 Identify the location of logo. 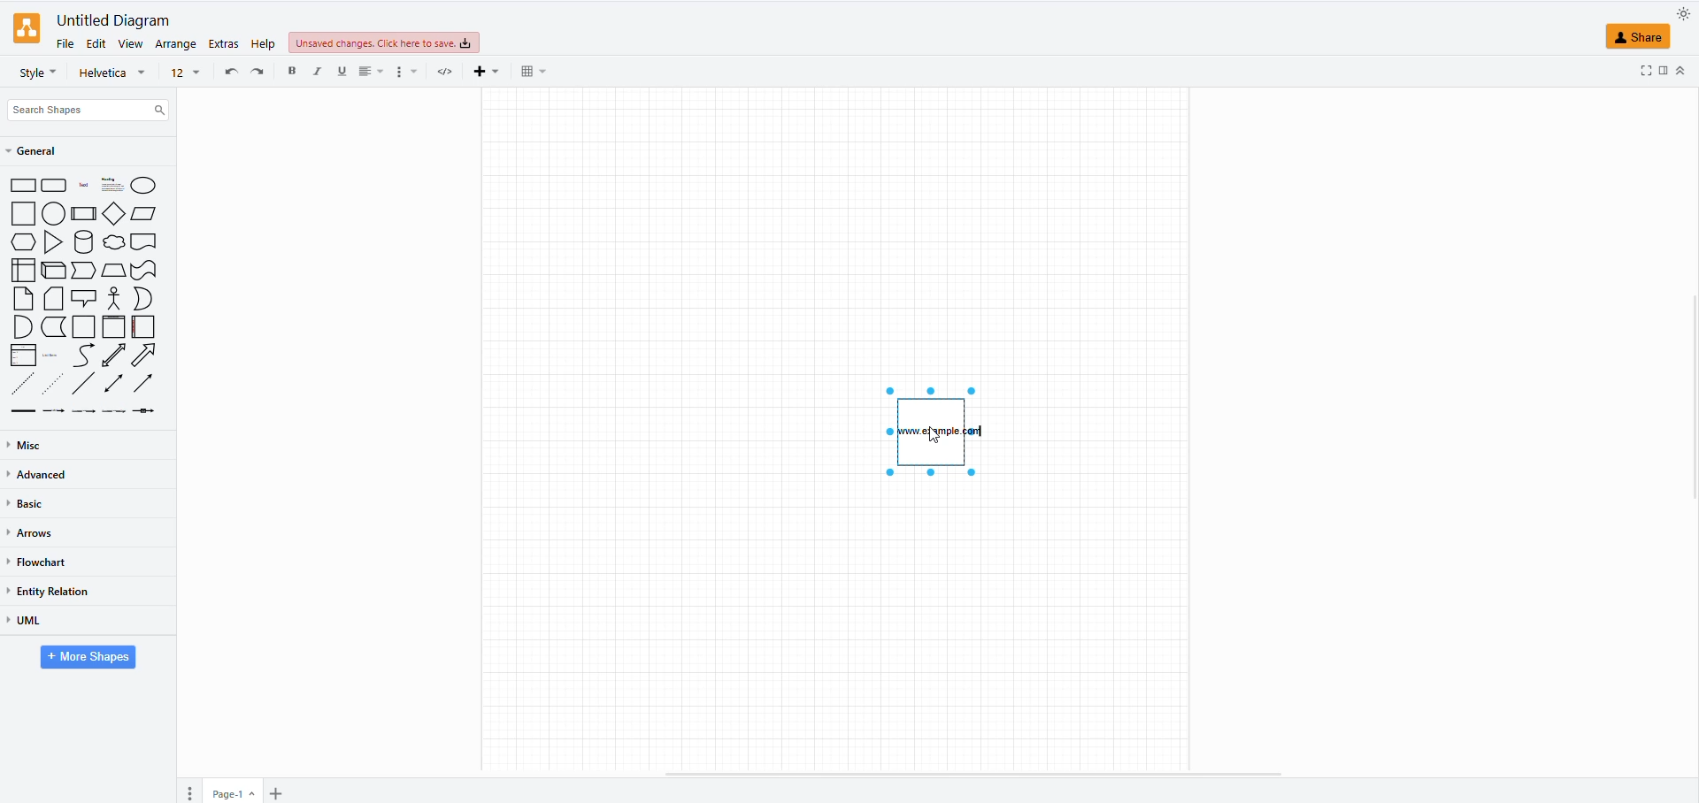
(27, 28).